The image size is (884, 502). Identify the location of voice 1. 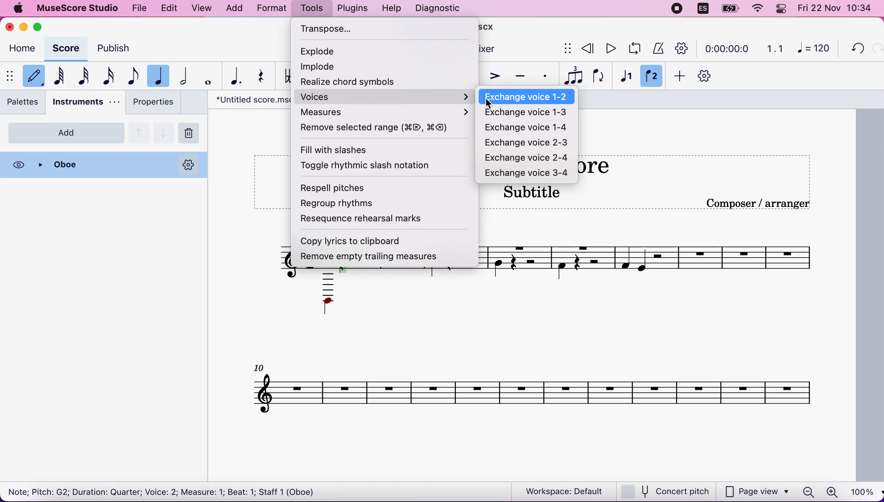
(626, 75).